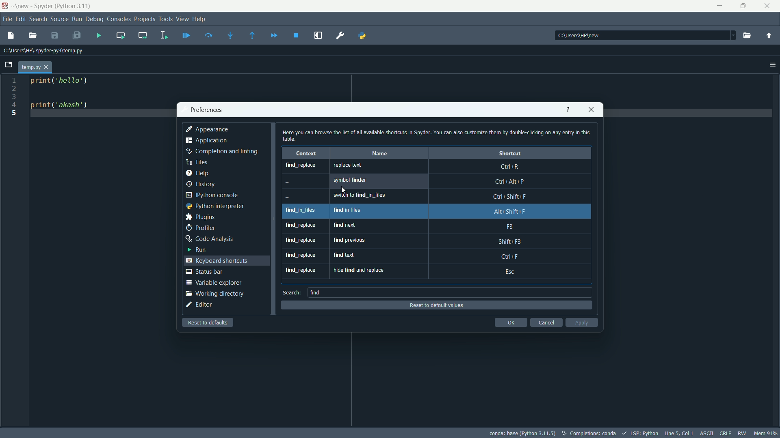  What do you see at coordinates (308, 153) in the screenshot?
I see `context column` at bounding box center [308, 153].